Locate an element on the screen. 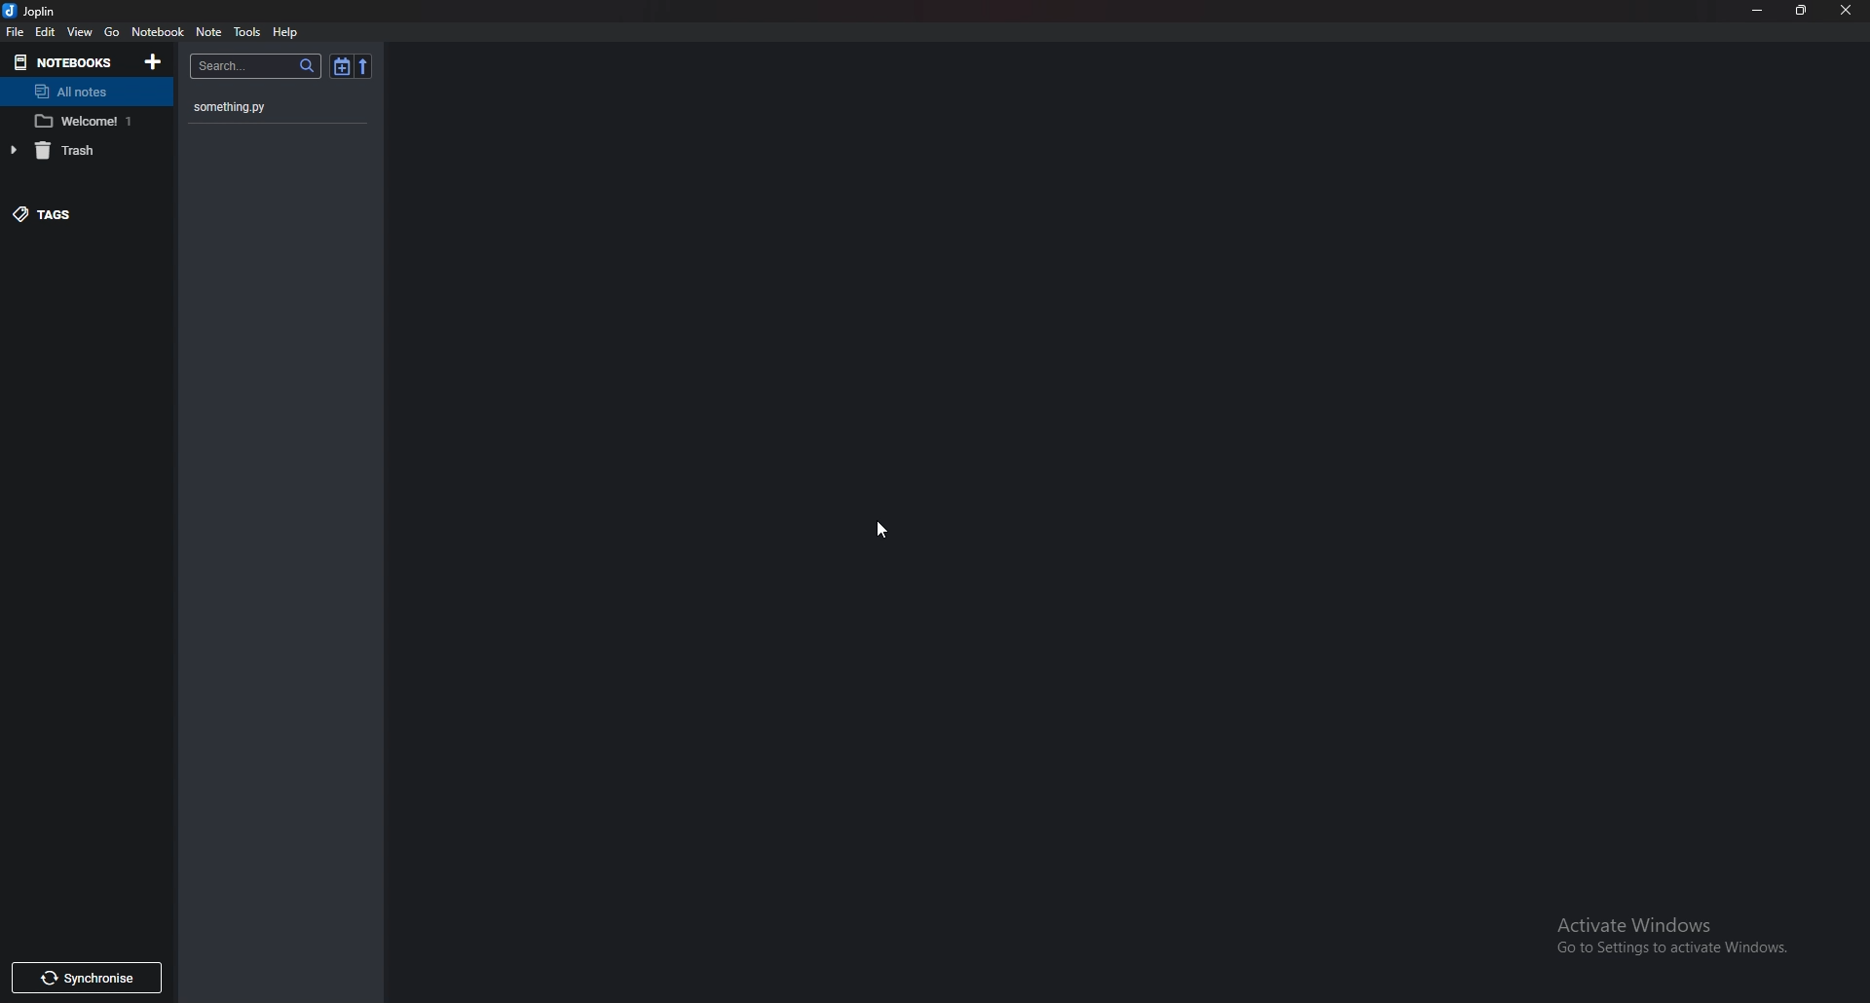  something.py is located at coordinates (253, 108).